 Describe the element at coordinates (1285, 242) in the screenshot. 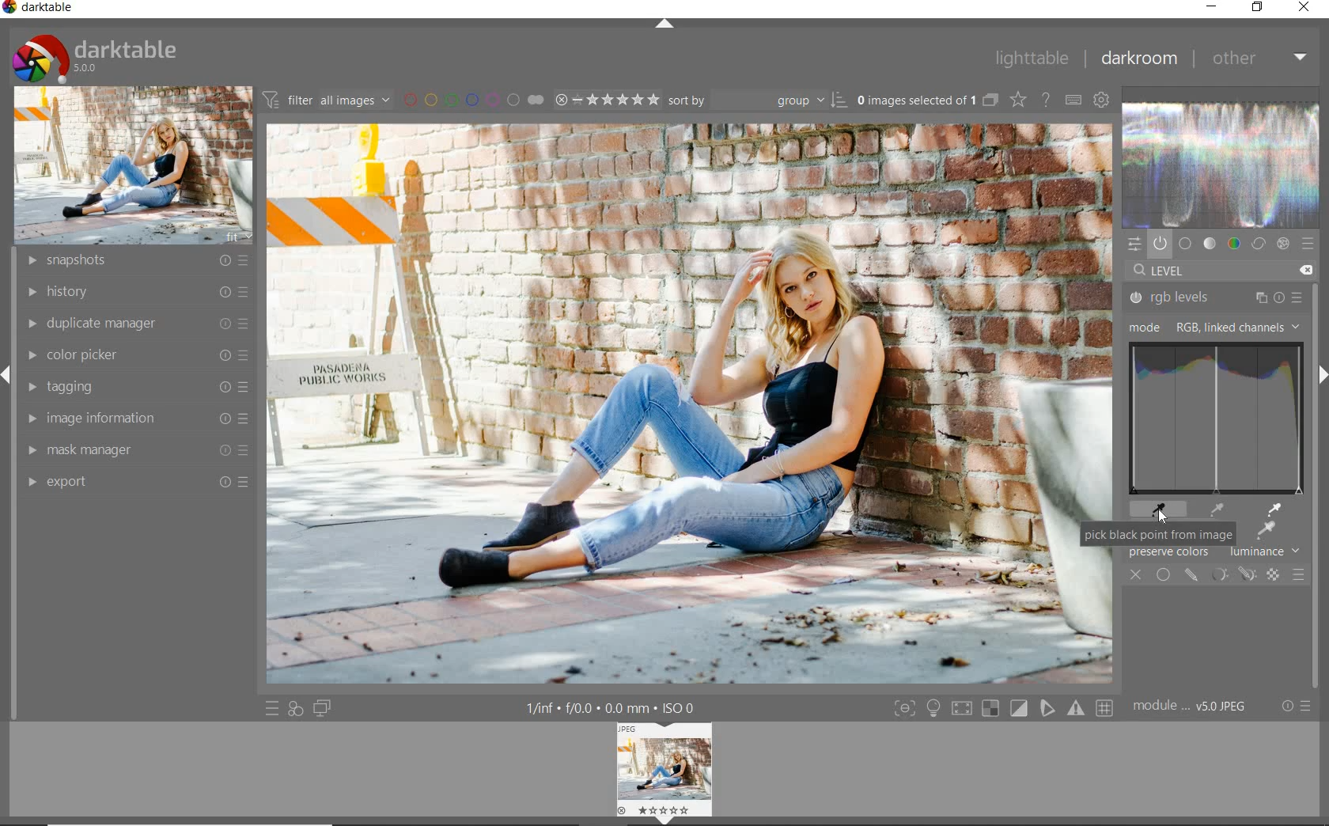

I see `effect` at that location.